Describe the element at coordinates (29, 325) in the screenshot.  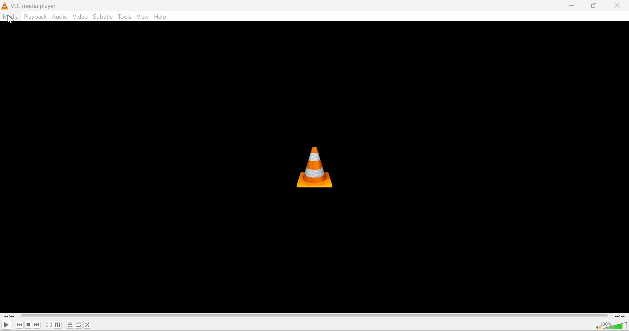
I see `Stop playback` at that location.